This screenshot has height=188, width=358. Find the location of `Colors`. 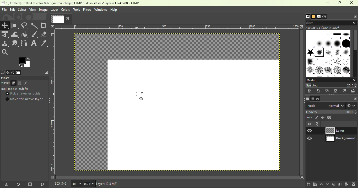

Colors is located at coordinates (66, 9).